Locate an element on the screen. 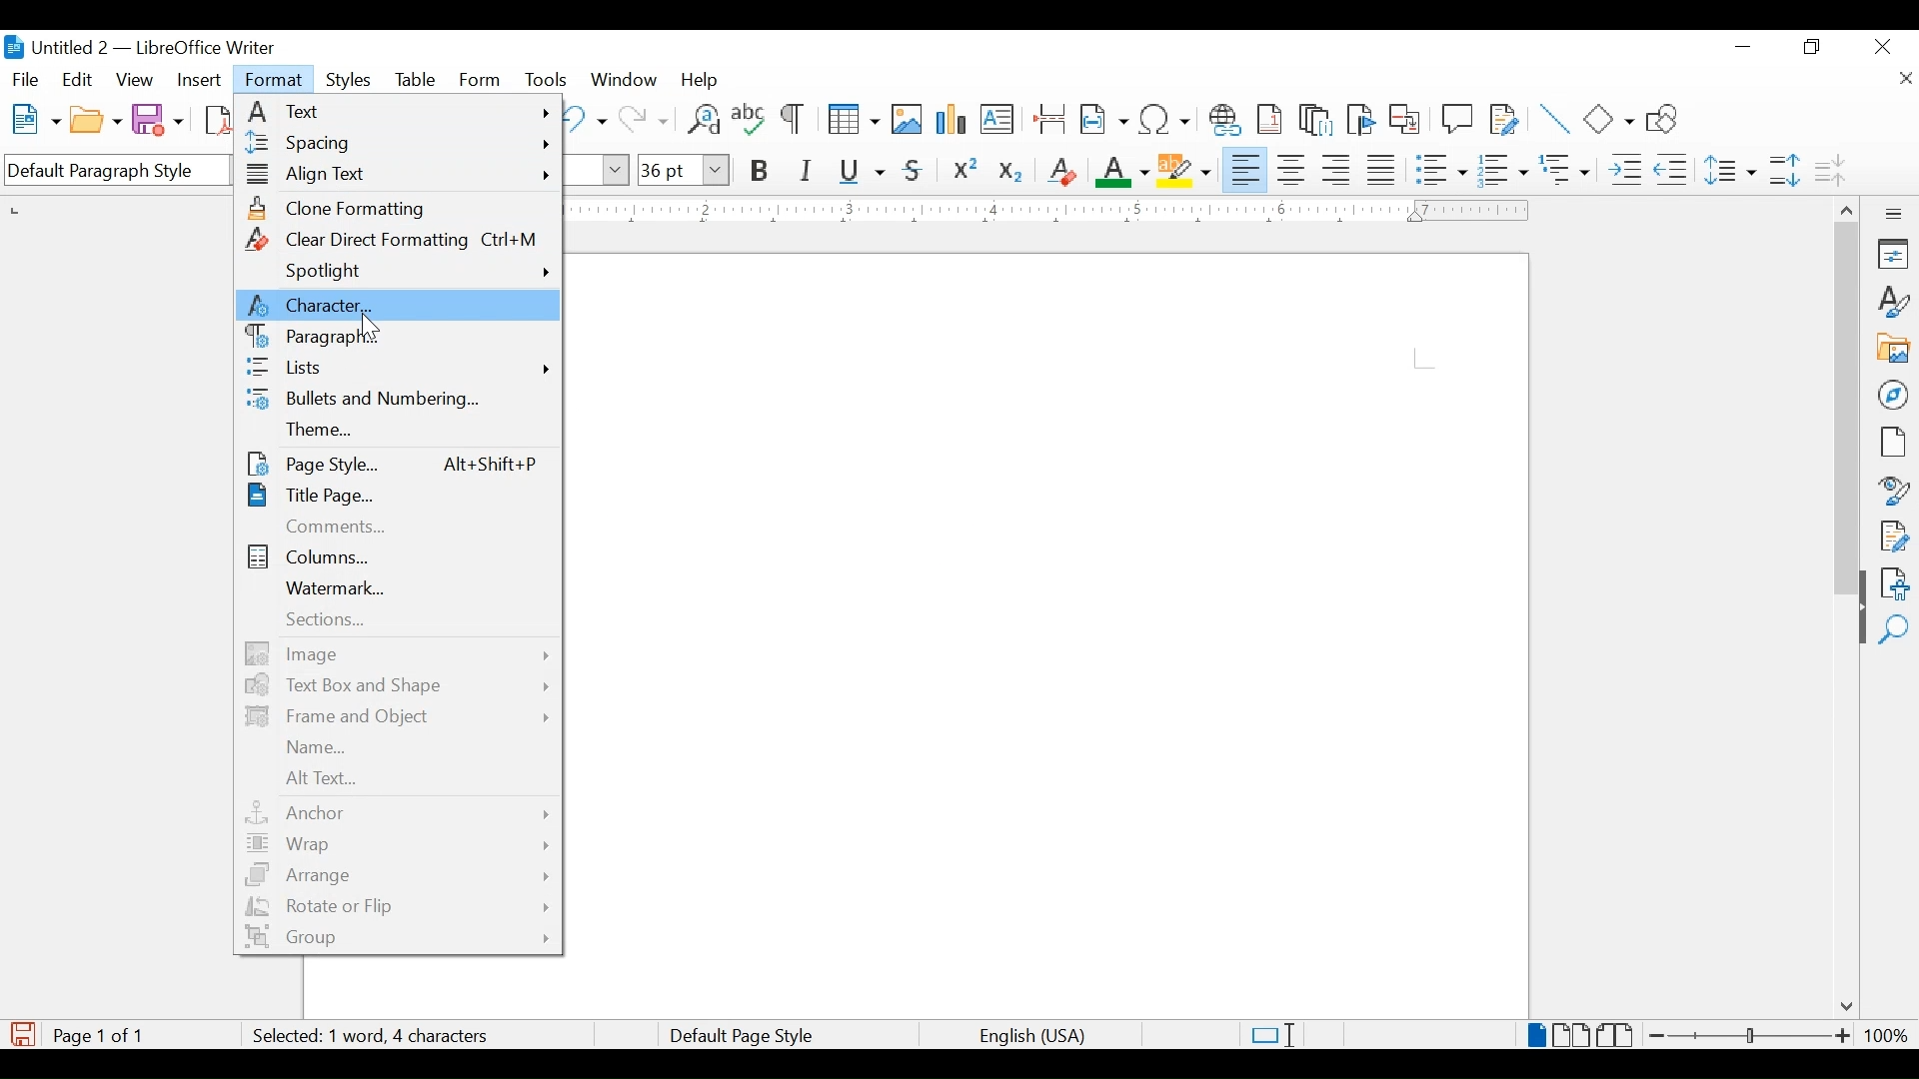 Image resolution: width=1919 pixels, height=1079 pixels. clear direct formatting is located at coordinates (1061, 171).